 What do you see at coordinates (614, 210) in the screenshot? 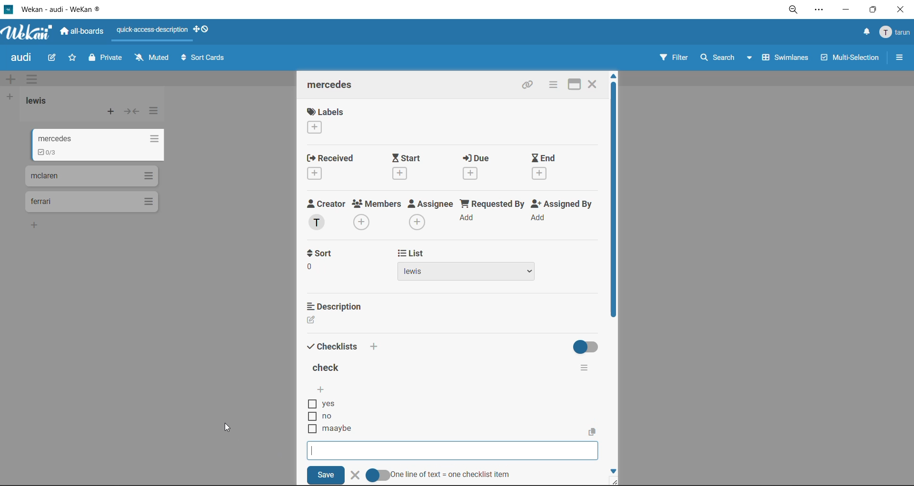
I see `vertical scroll bar` at bounding box center [614, 210].